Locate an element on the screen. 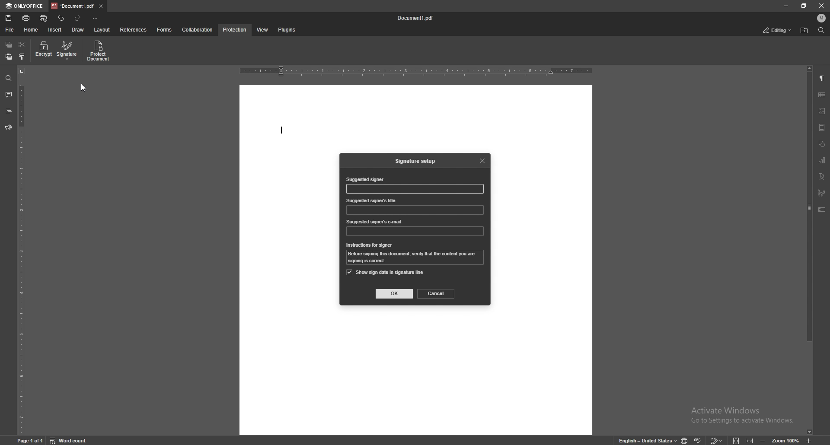  insert is located at coordinates (56, 30).